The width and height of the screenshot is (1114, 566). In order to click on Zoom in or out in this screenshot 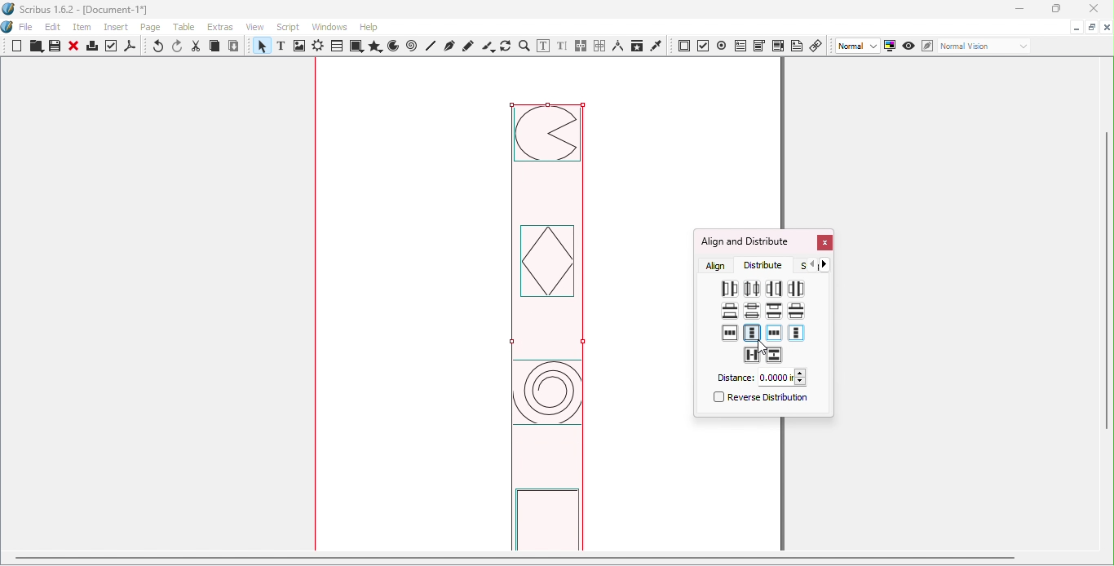, I will do `click(524, 46)`.